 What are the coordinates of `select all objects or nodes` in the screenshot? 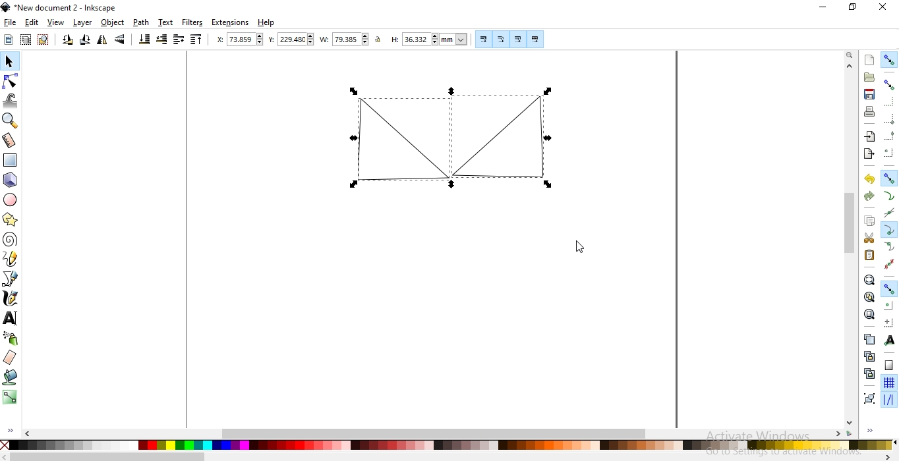 It's located at (8, 40).